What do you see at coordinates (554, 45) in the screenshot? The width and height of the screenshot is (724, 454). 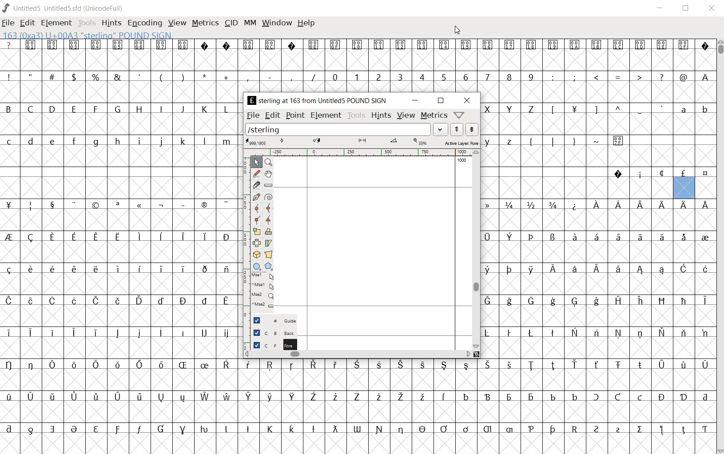 I see `Symbol` at bounding box center [554, 45].